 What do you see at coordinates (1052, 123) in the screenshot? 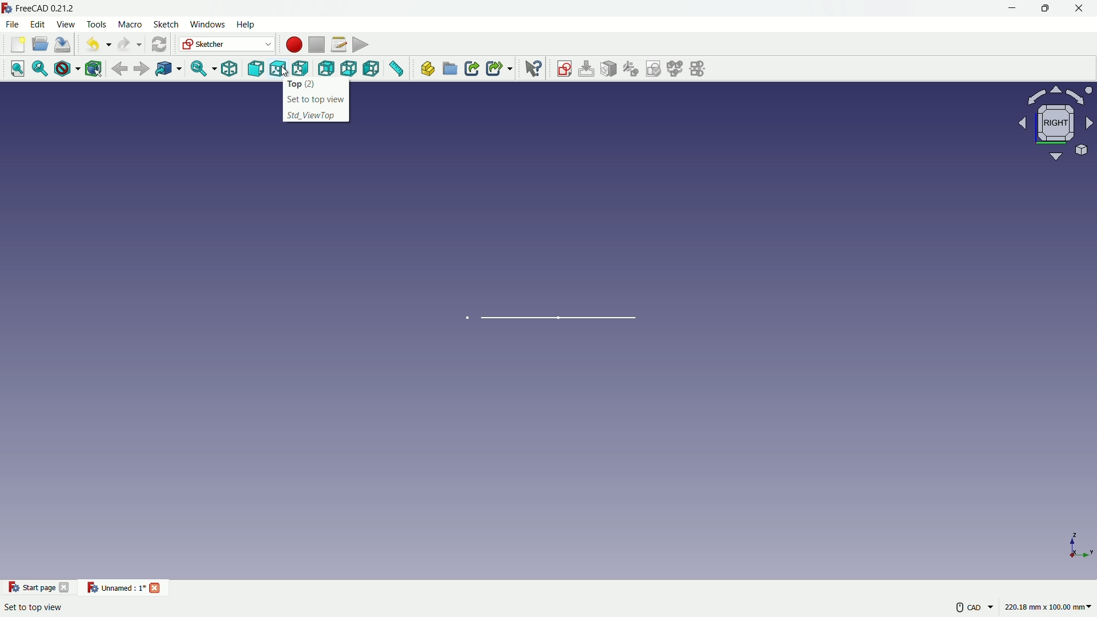
I see `view` at bounding box center [1052, 123].